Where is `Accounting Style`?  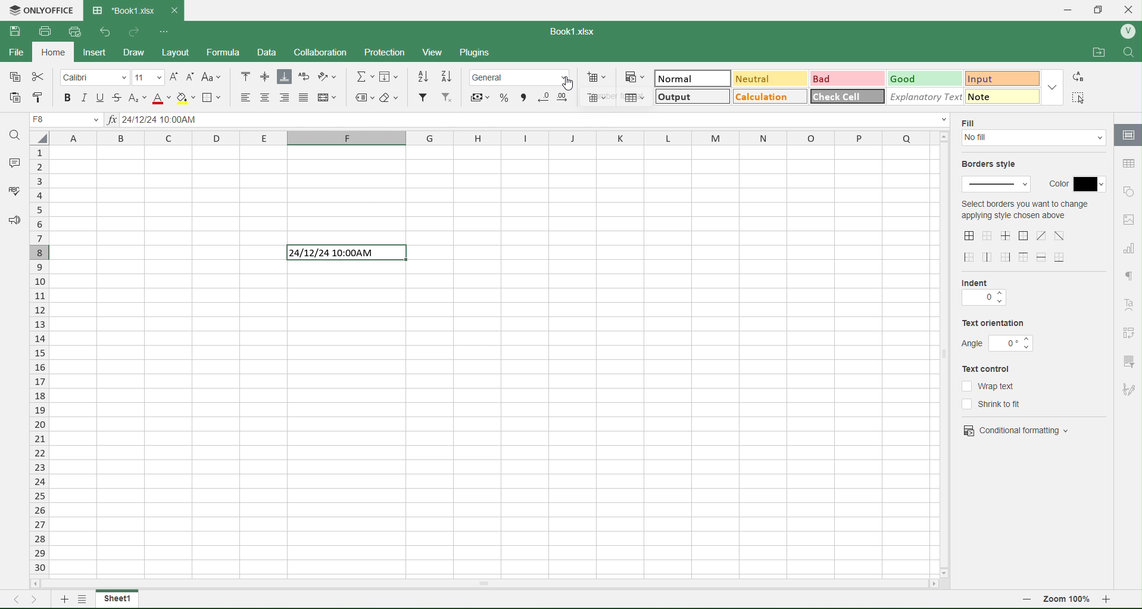 Accounting Style is located at coordinates (479, 97).